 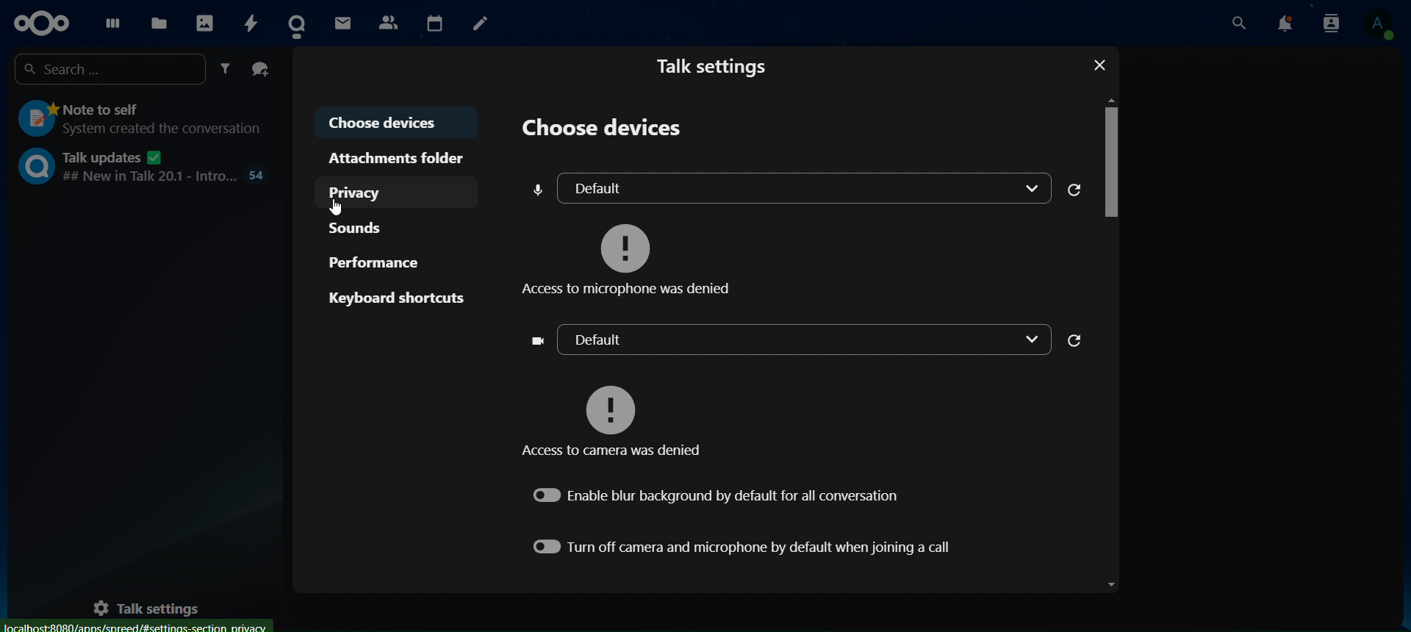 What do you see at coordinates (1241, 23) in the screenshot?
I see `search` at bounding box center [1241, 23].